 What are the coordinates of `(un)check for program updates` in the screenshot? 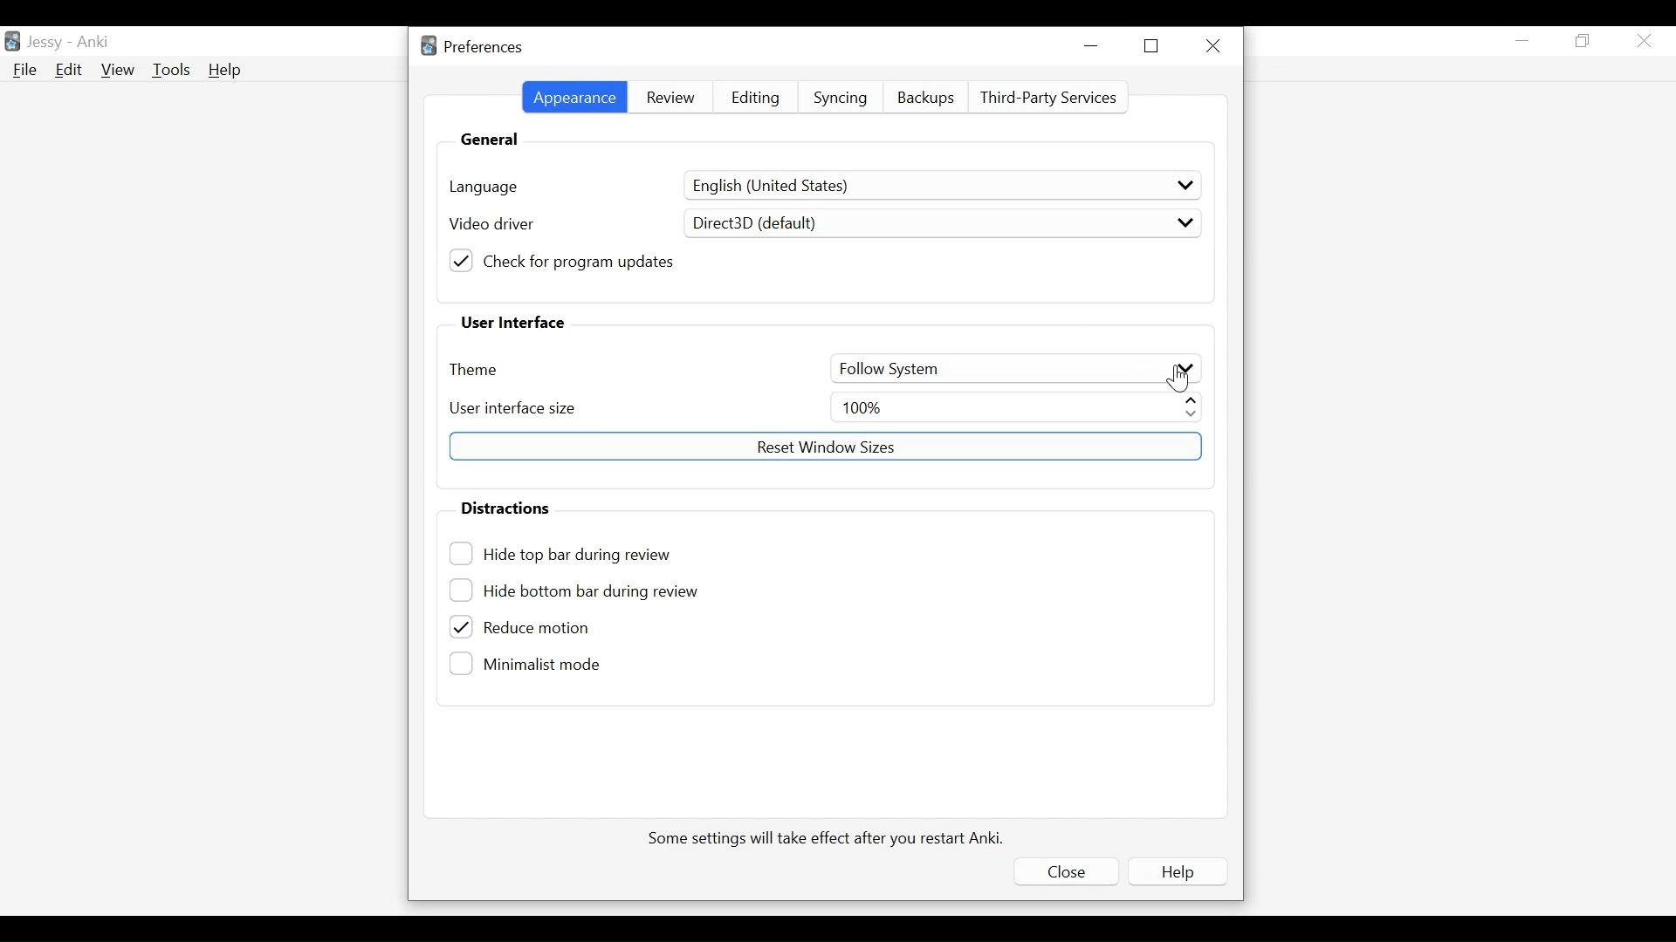 It's located at (565, 260).